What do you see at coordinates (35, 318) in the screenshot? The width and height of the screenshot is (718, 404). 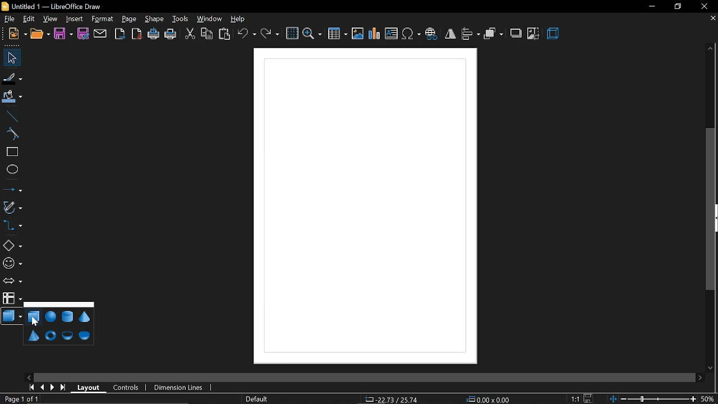 I see `cube` at bounding box center [35, 318].